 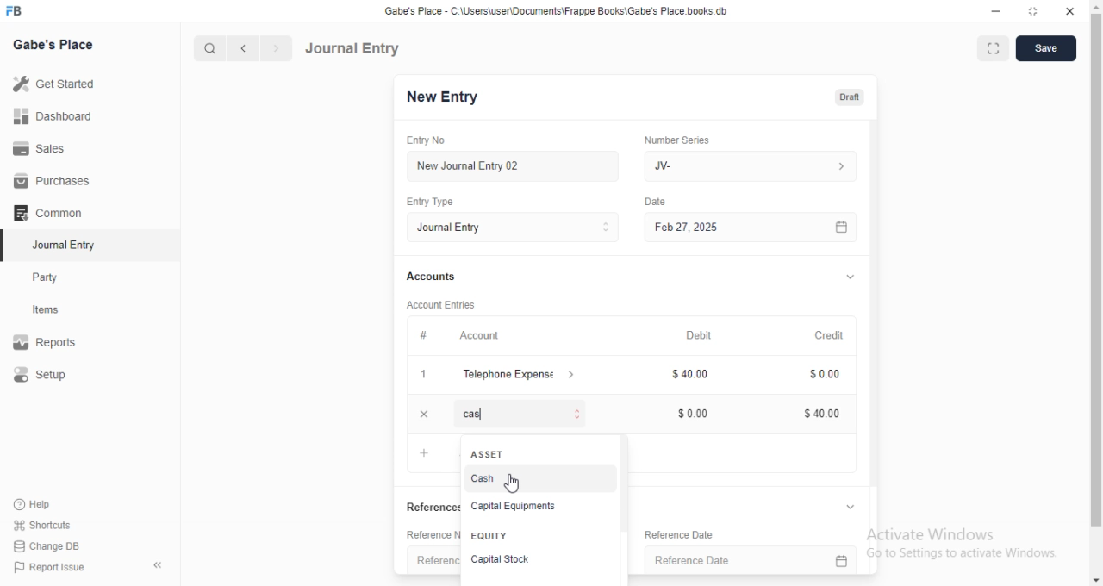 I want to click on Entry Type, so click(x=437, y=203).